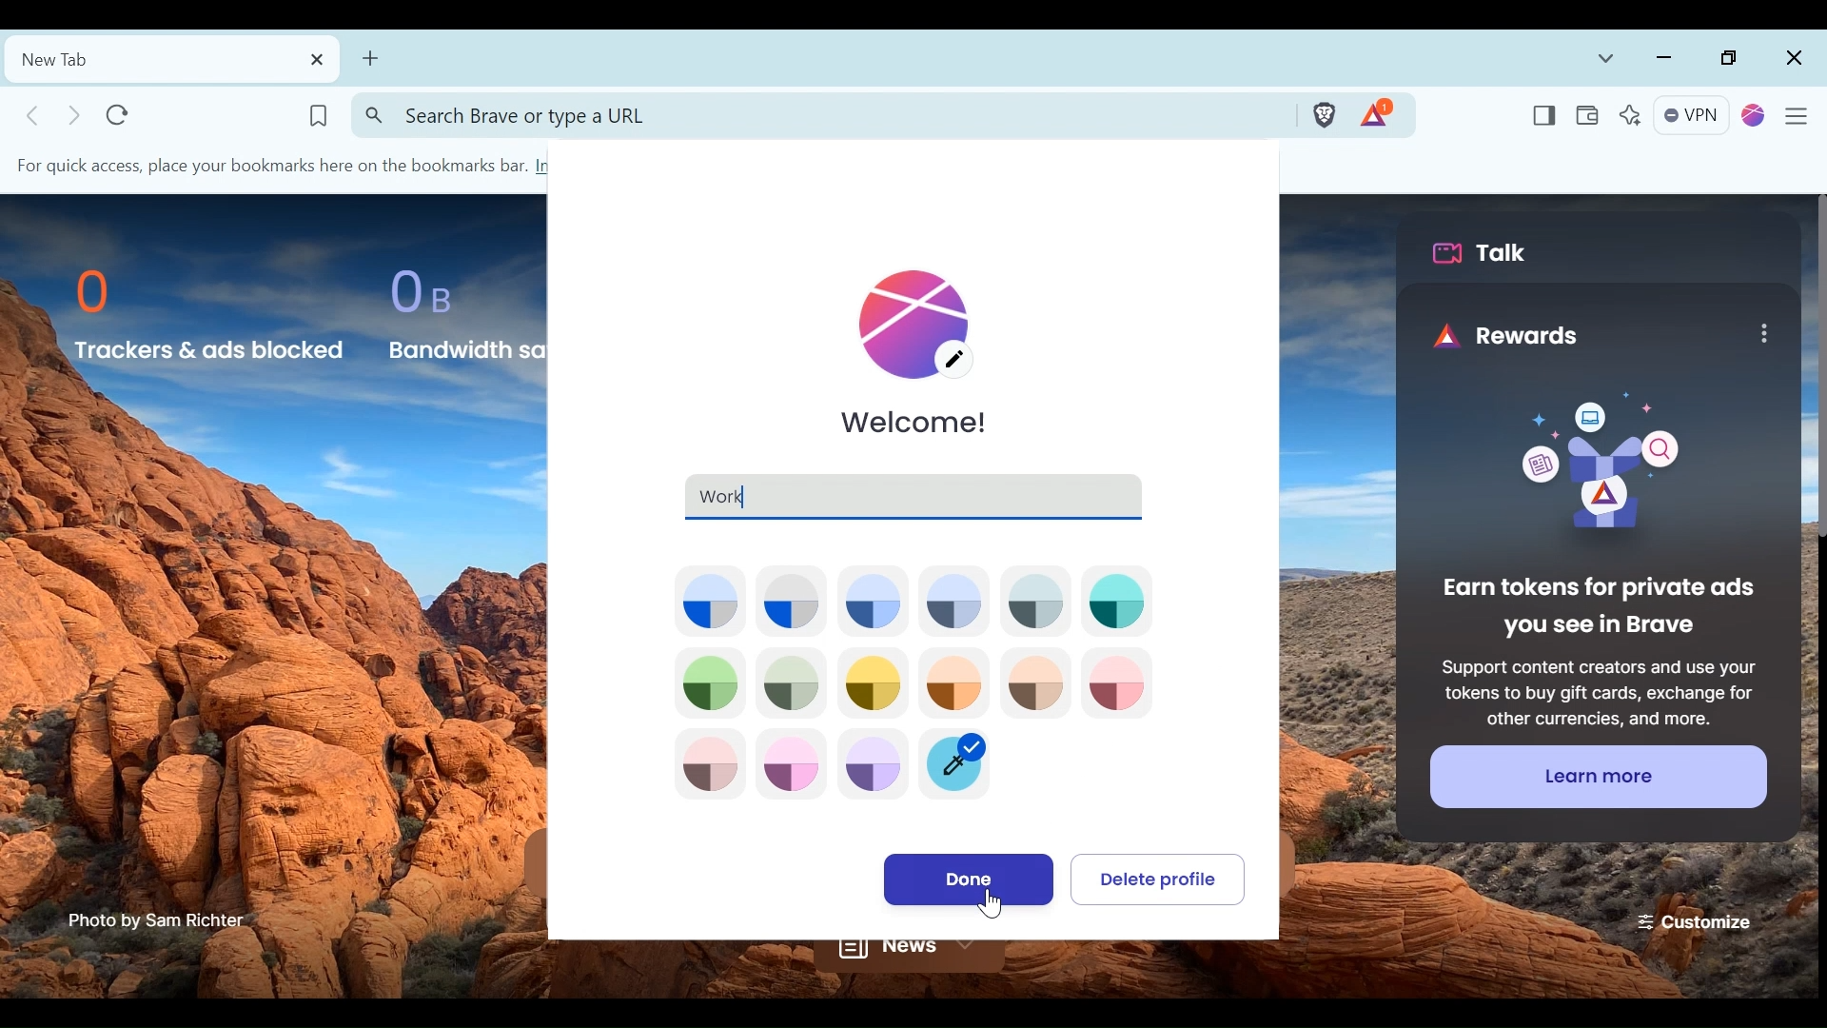 This screenshot has height=1028, width=1827. What do you see at coordinates (1595, 693) in the screenshot?
I see `Support content creators and use your  tokens to buy gift cards, exchange for other currencies, and more.` at bounding box center [1595, 693].